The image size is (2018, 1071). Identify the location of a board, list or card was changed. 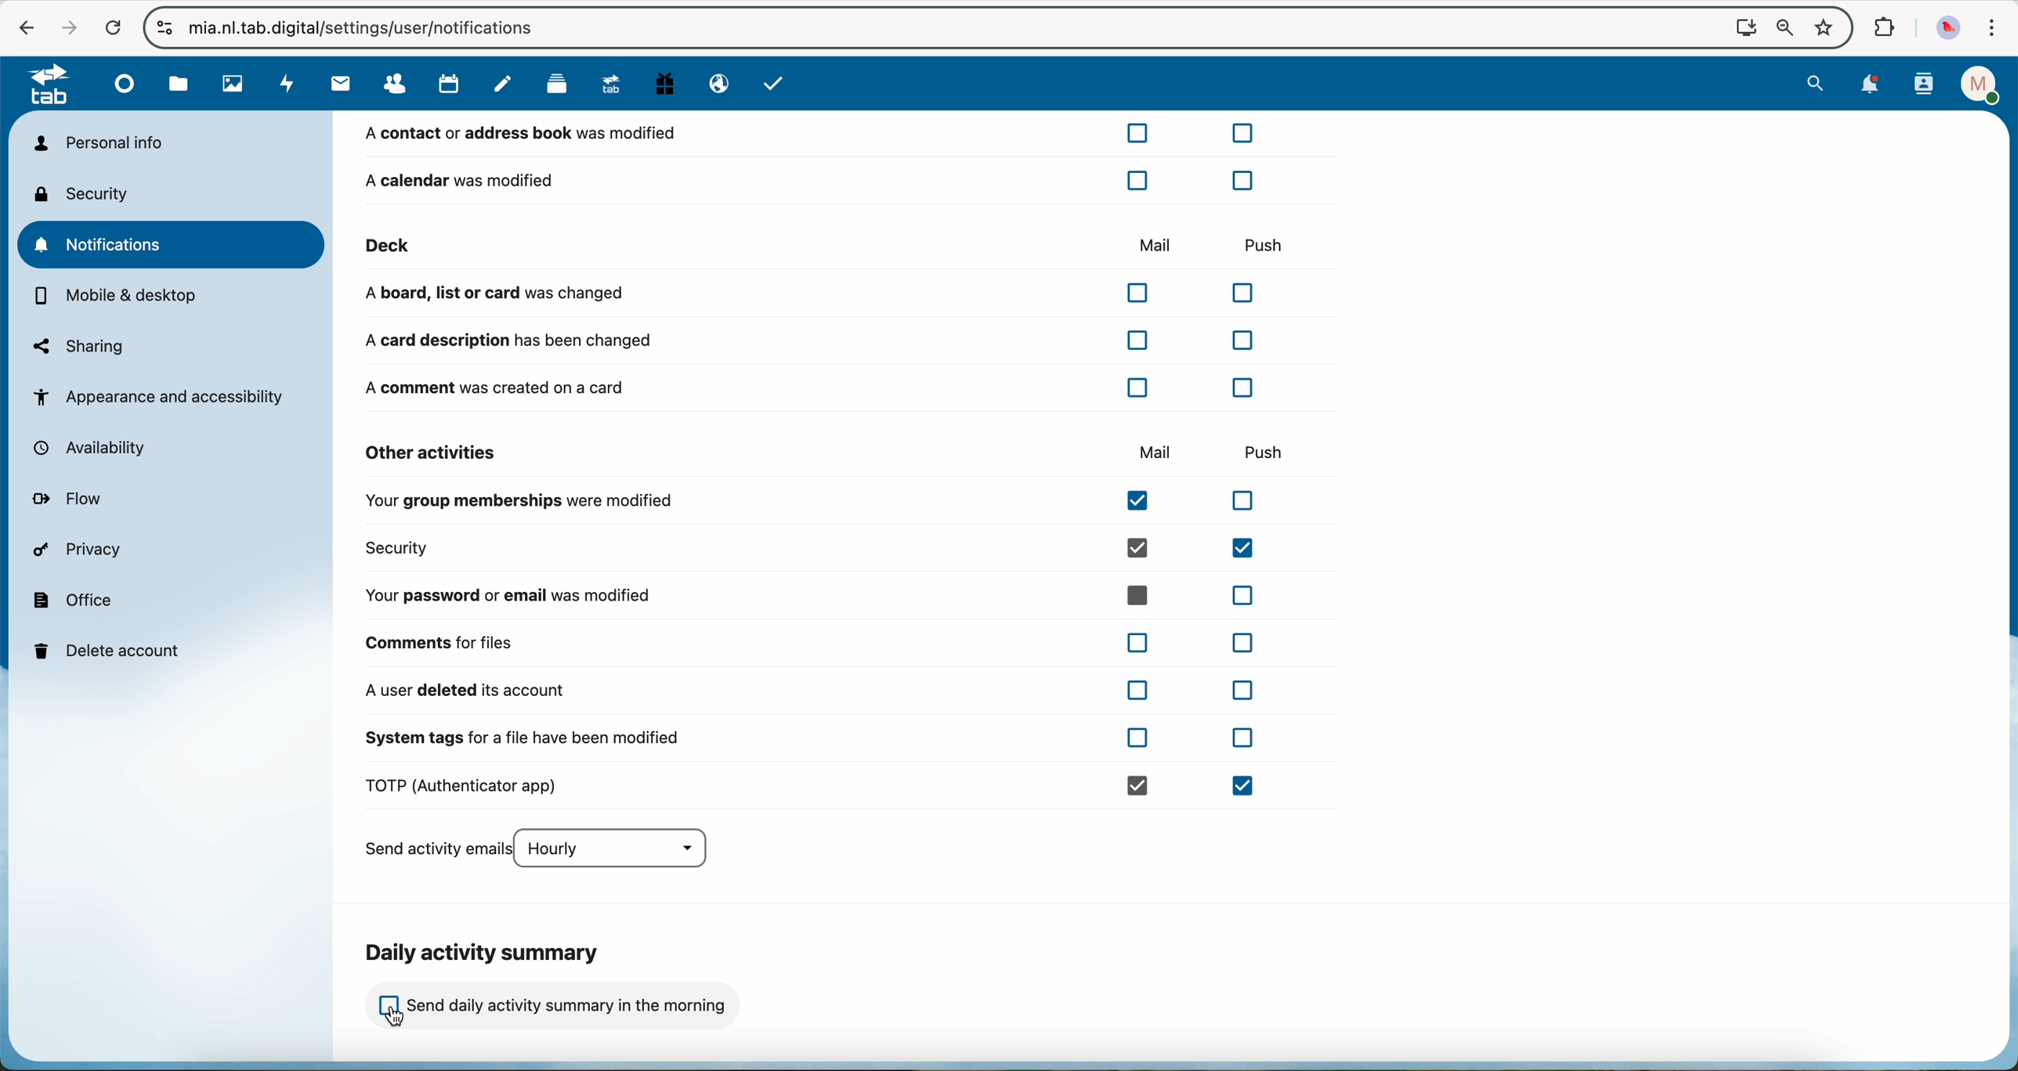
(817, 294).